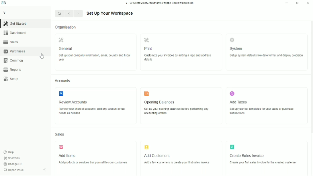 The height and width of the screenshot is (176, 313). Describe the element at coordinates (259, 162) in the screenshot. I see `Create your frst saies rvorce for Pe Created customer` at that location.